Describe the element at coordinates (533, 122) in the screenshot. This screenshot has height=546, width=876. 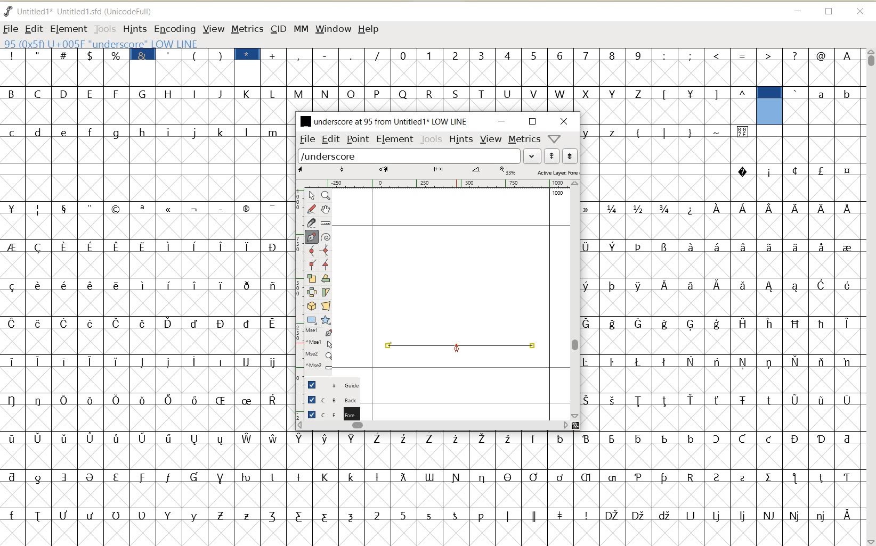
I see `RESTORE` at that location.